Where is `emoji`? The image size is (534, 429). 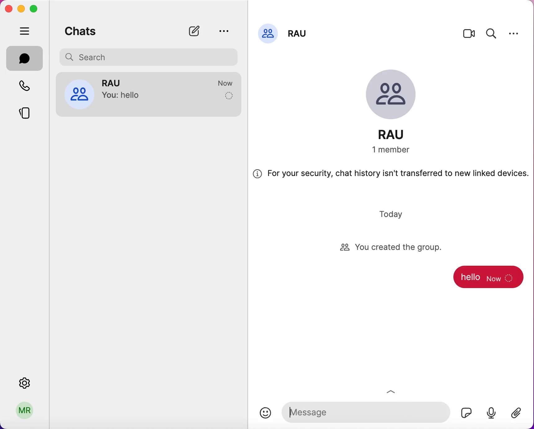
emoji is located at coordinates (265, 413).